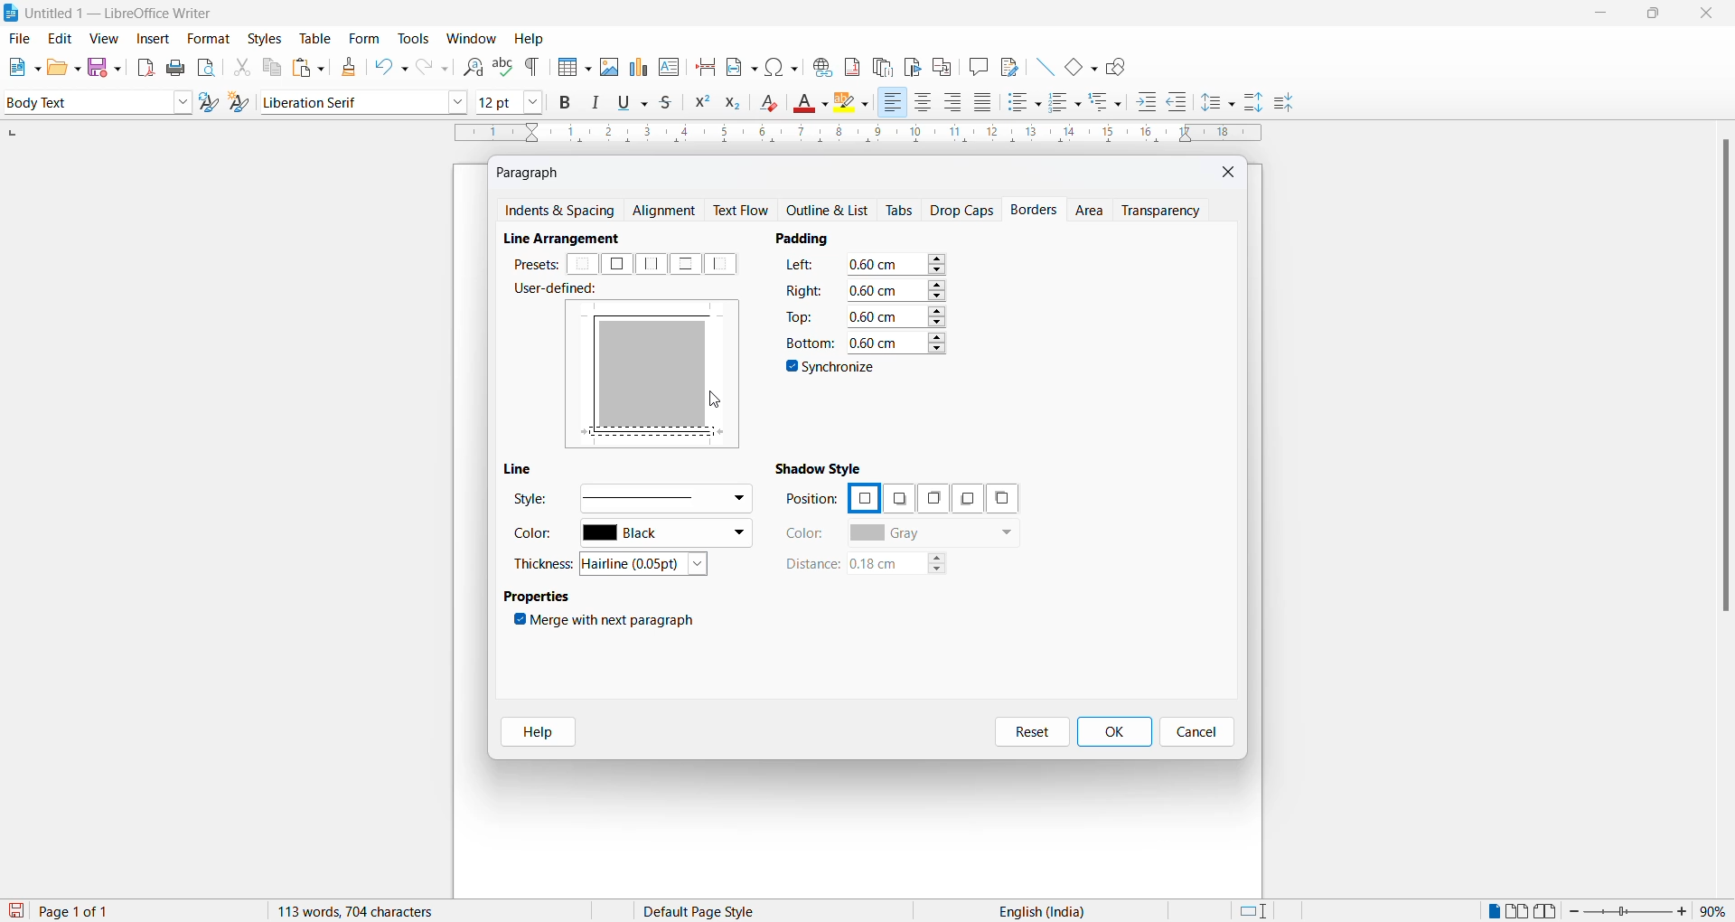  Describe the element at coordinates (1113, 732) in the screenshot. I see `ok` at that location.